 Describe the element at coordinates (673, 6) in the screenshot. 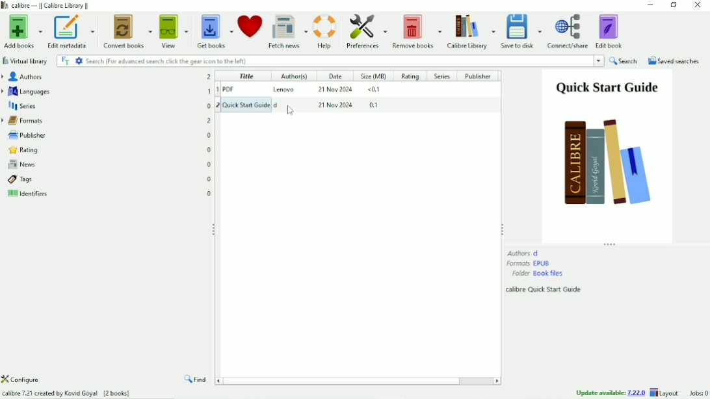

I see `Restore down` at that location.